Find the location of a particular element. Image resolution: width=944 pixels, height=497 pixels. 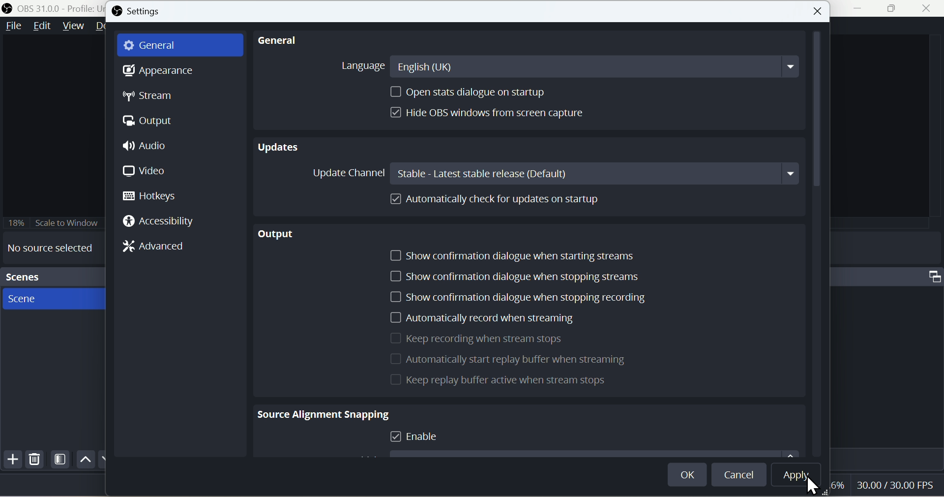

Source Alignment Snapping is located at coordinates (321, 413).